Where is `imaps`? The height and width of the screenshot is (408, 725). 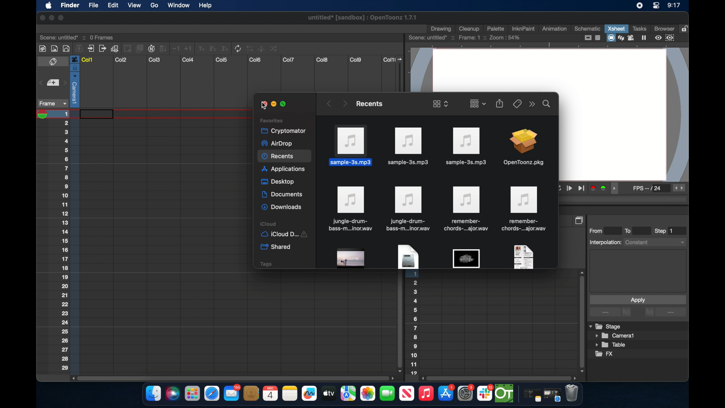
imaps is located at coordinates (348, 394).